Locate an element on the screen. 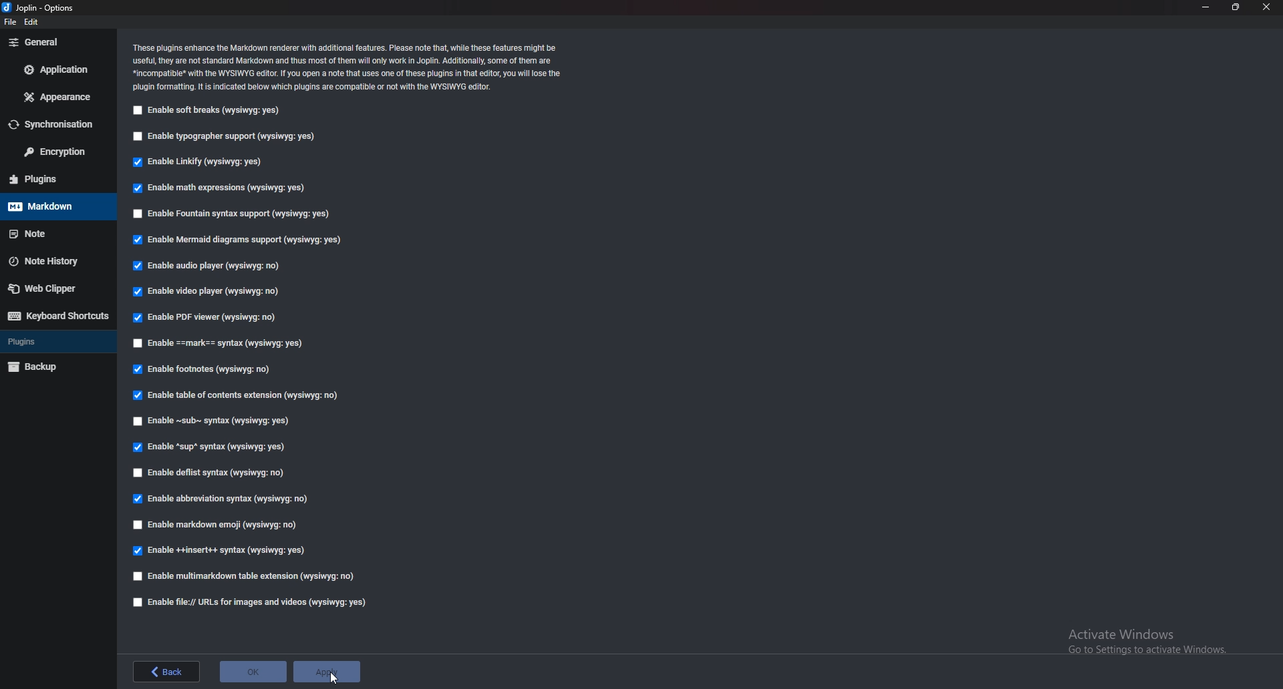  close is located at coordinates (1268, 7).